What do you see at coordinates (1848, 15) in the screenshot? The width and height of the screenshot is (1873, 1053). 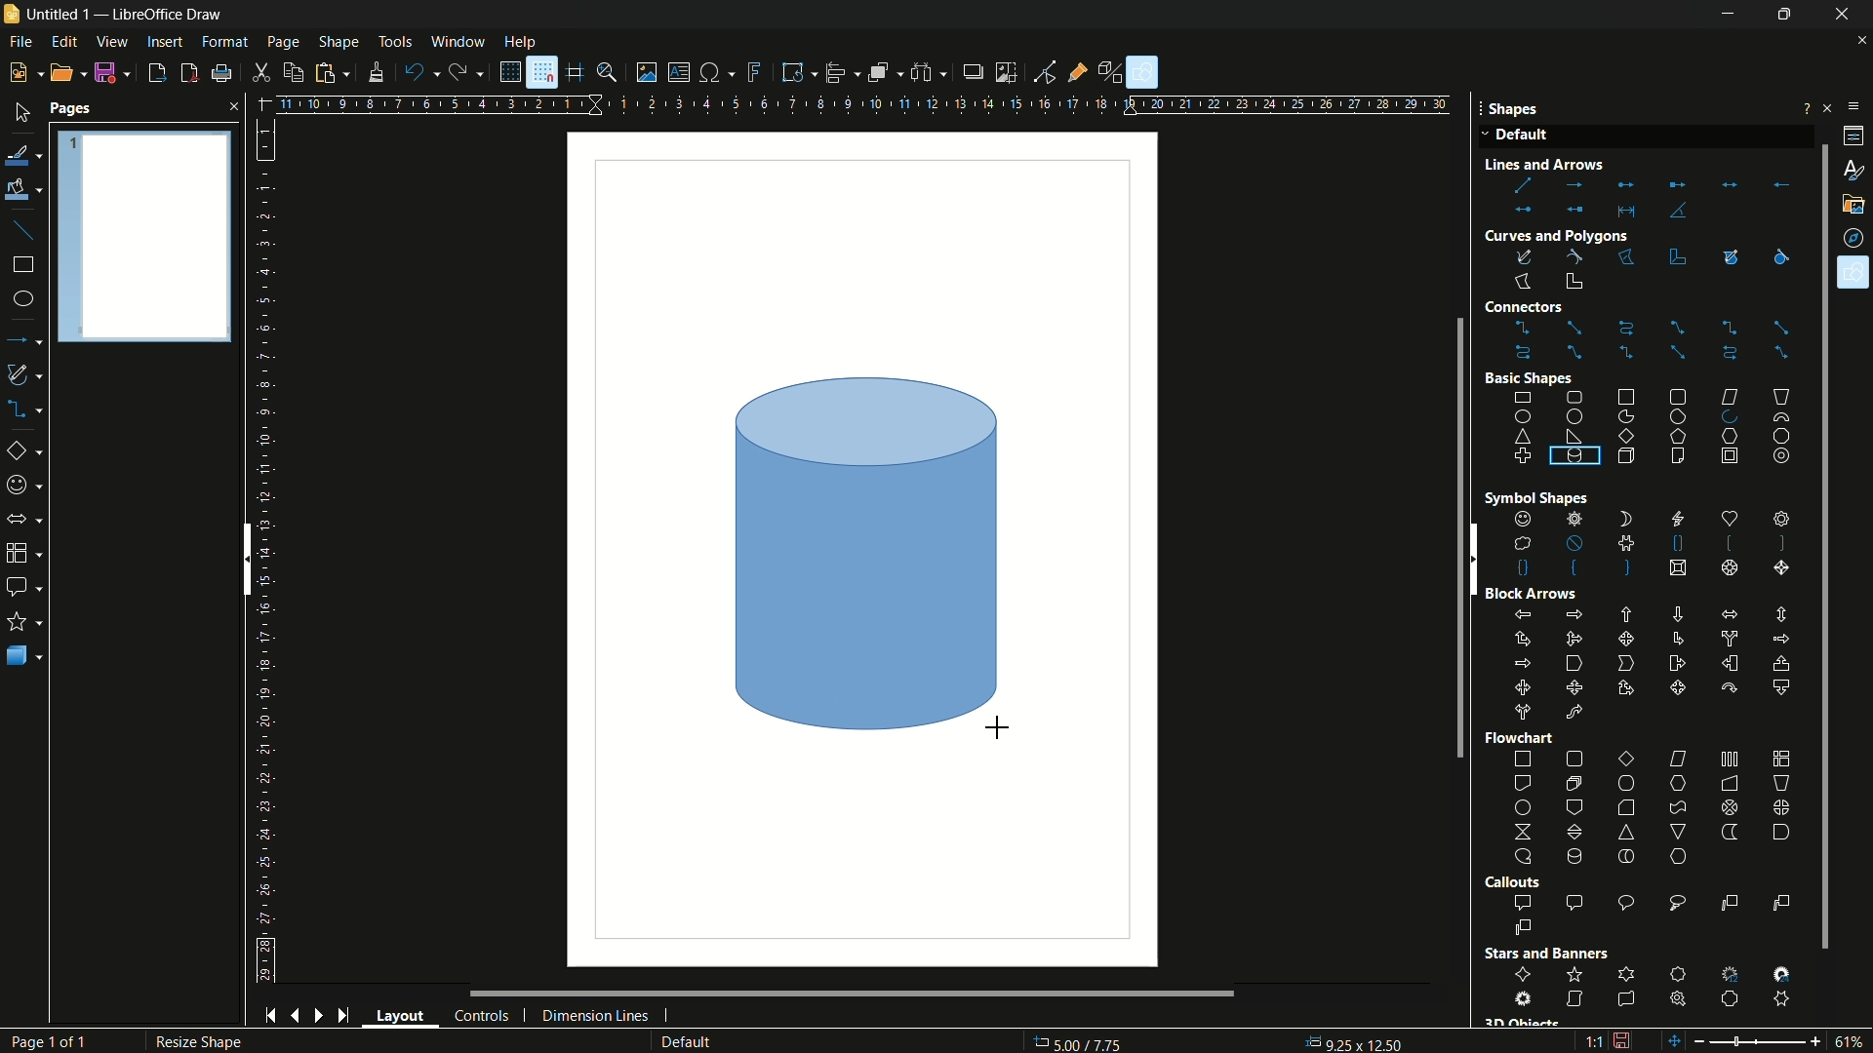 I see `close app` at bounding box center [1848, 15].